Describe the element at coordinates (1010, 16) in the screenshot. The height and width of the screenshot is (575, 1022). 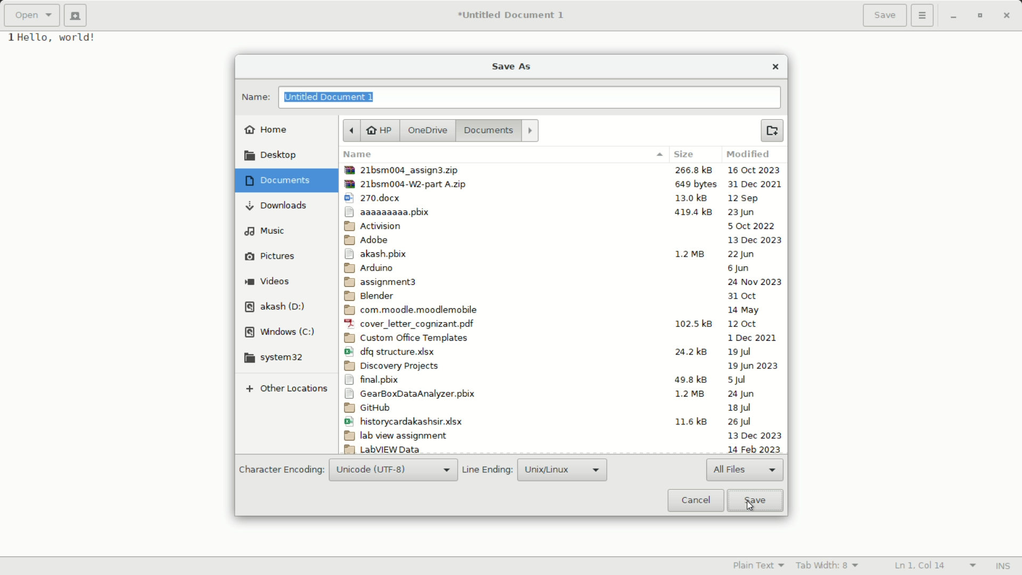
I see `close app` at that location.